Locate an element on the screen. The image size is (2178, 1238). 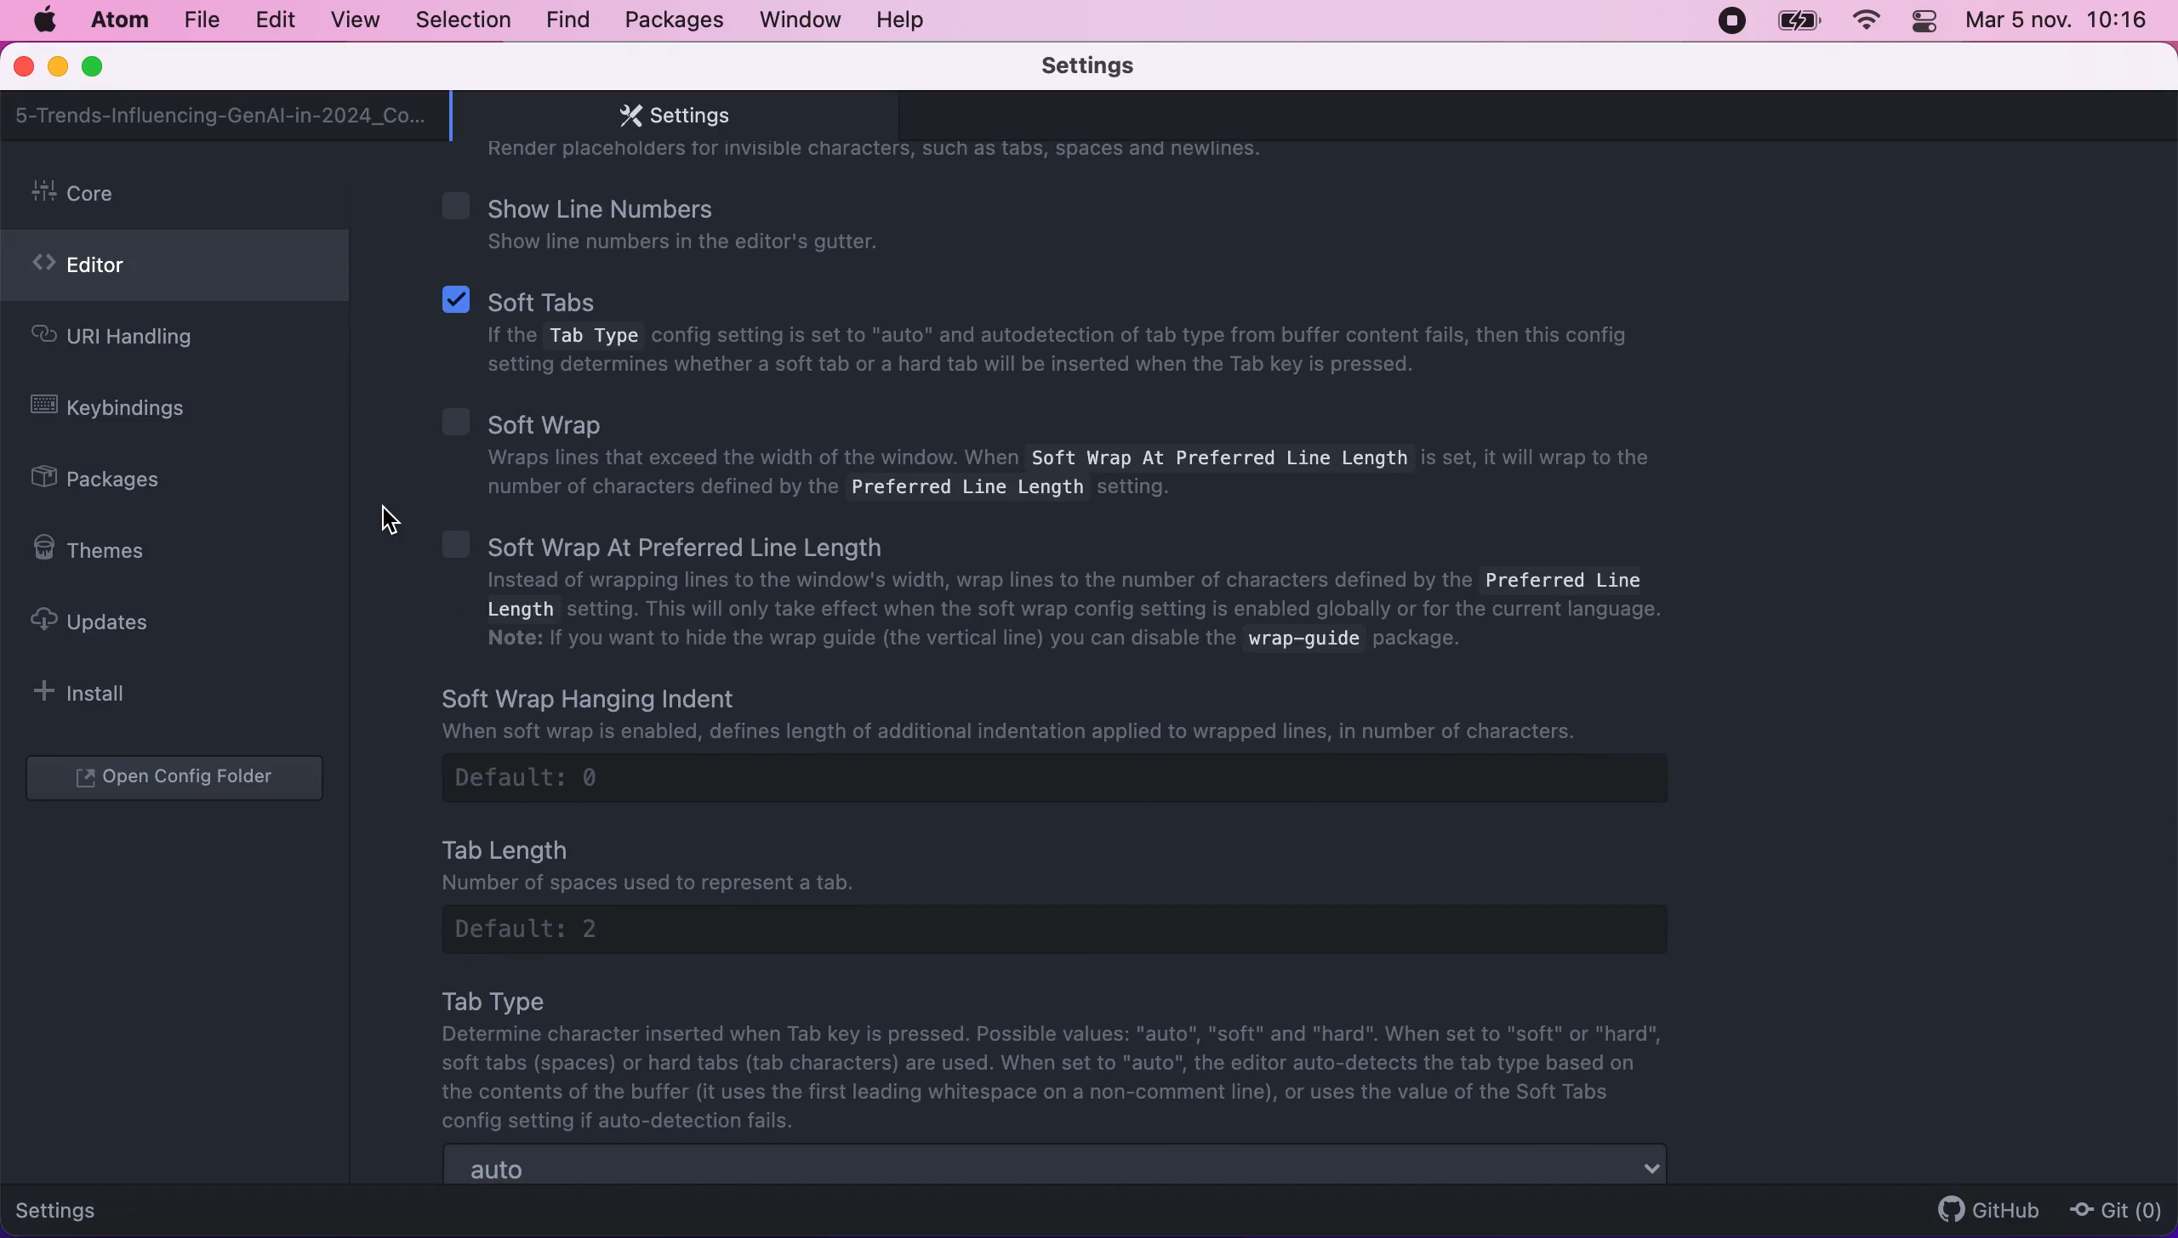
tab is located at coordinates (222, 116).